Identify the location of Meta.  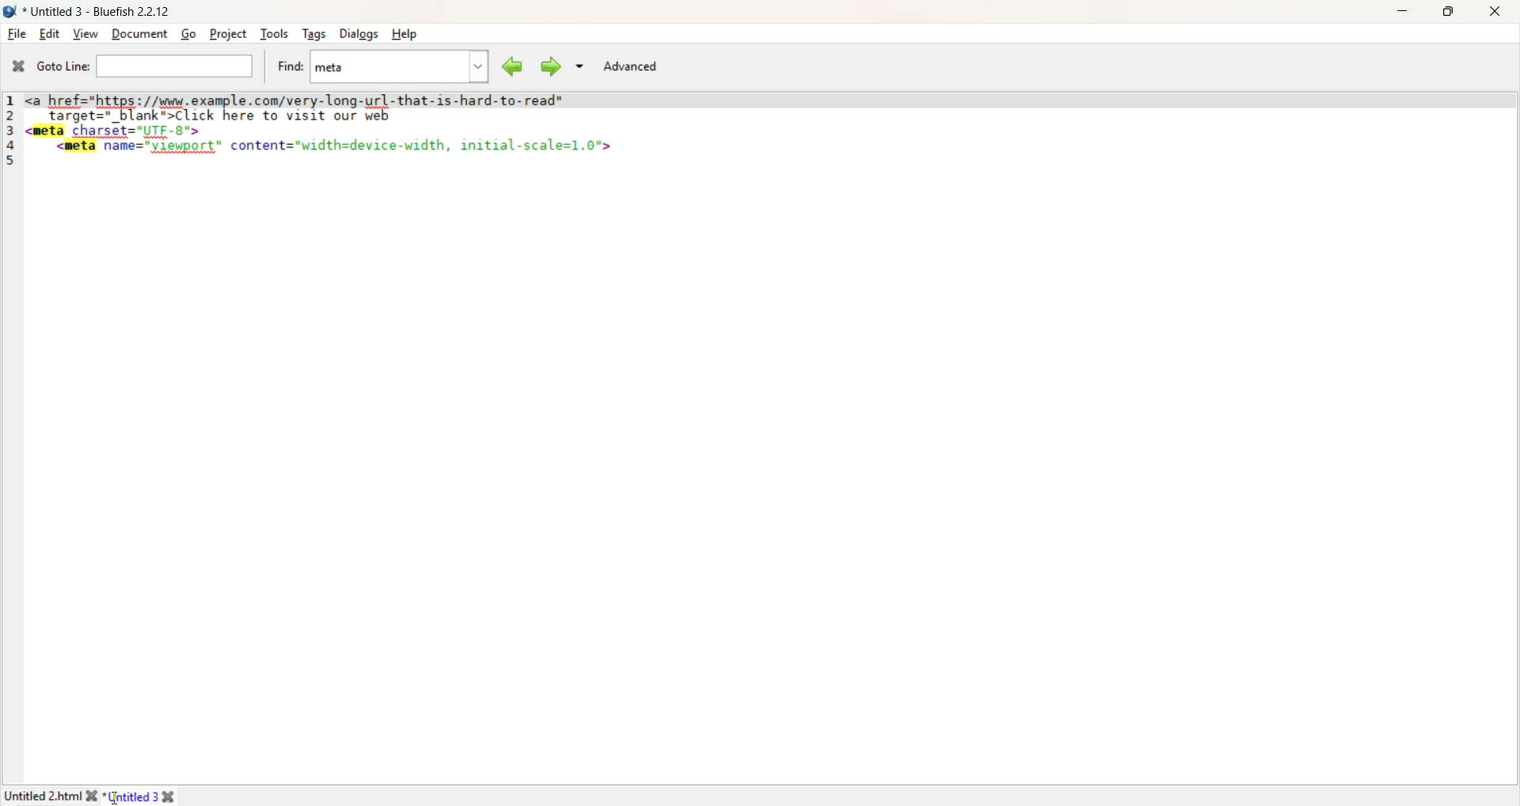
(333, 67).